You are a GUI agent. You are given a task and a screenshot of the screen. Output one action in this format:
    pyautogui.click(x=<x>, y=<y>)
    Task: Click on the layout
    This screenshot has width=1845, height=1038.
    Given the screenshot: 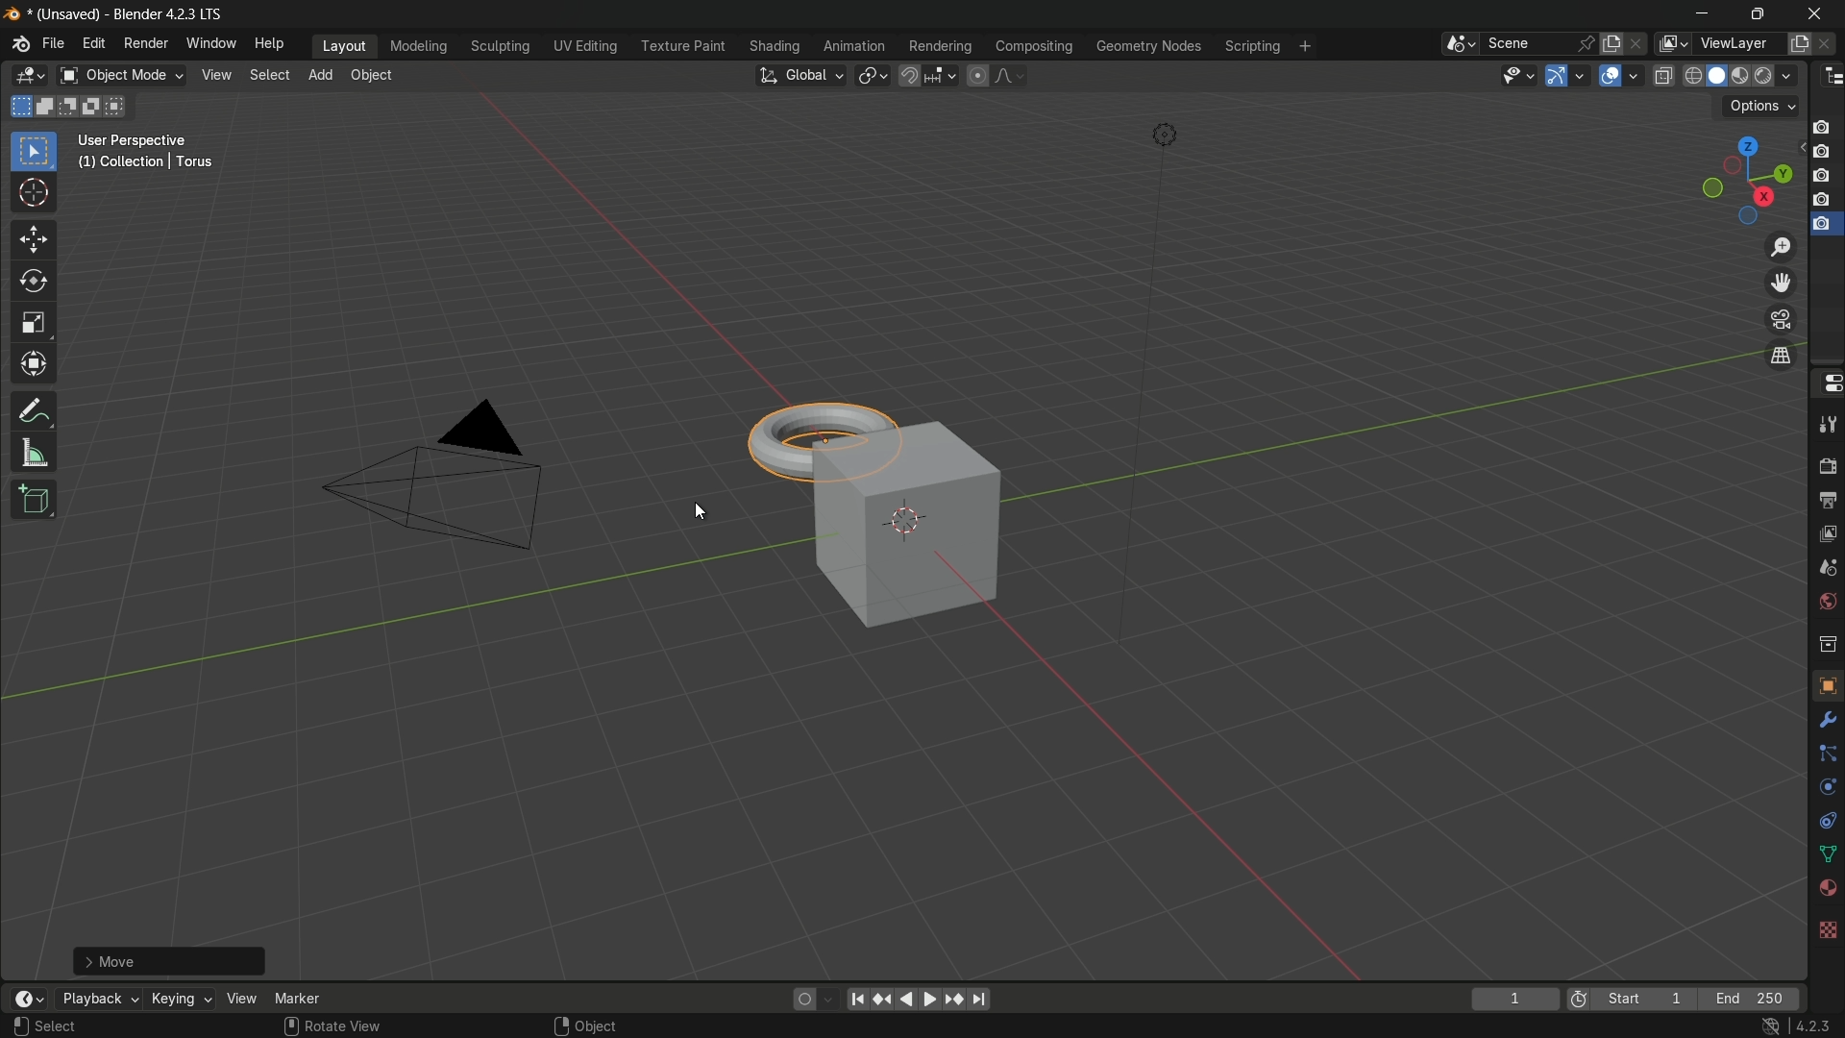 What is the action you would take?
    pyautogui.click(x=345, y=45)
    